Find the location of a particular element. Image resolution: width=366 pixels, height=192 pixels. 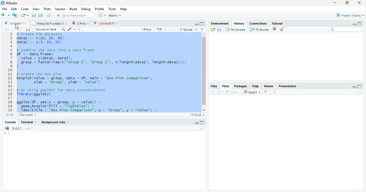

Session is located at coordinates (59, 9).